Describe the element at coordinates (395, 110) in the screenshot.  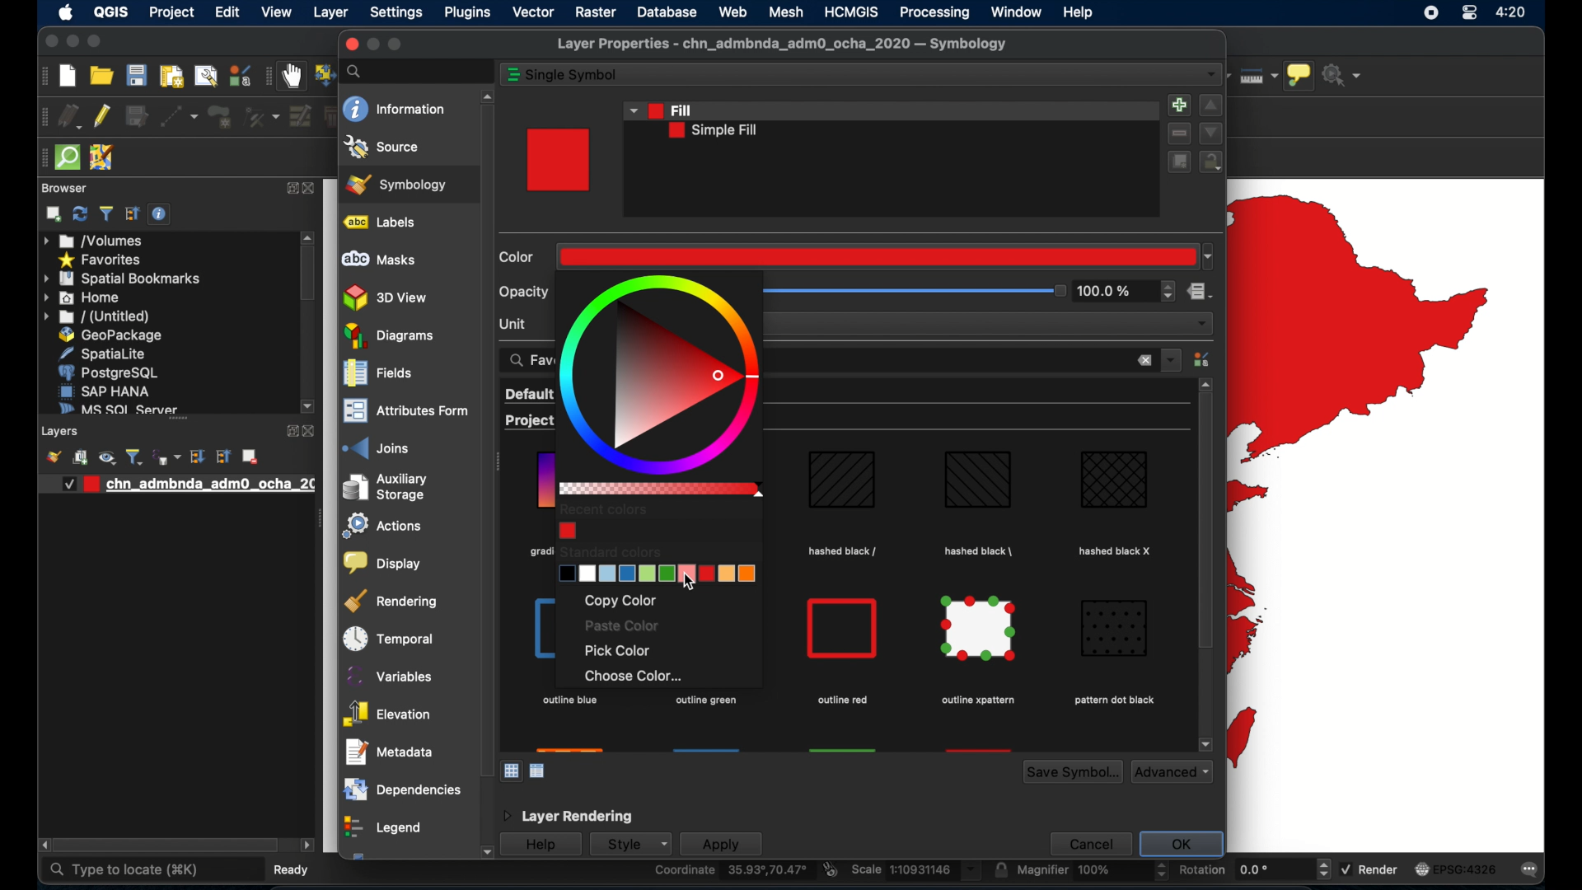
I see `information` at that location.